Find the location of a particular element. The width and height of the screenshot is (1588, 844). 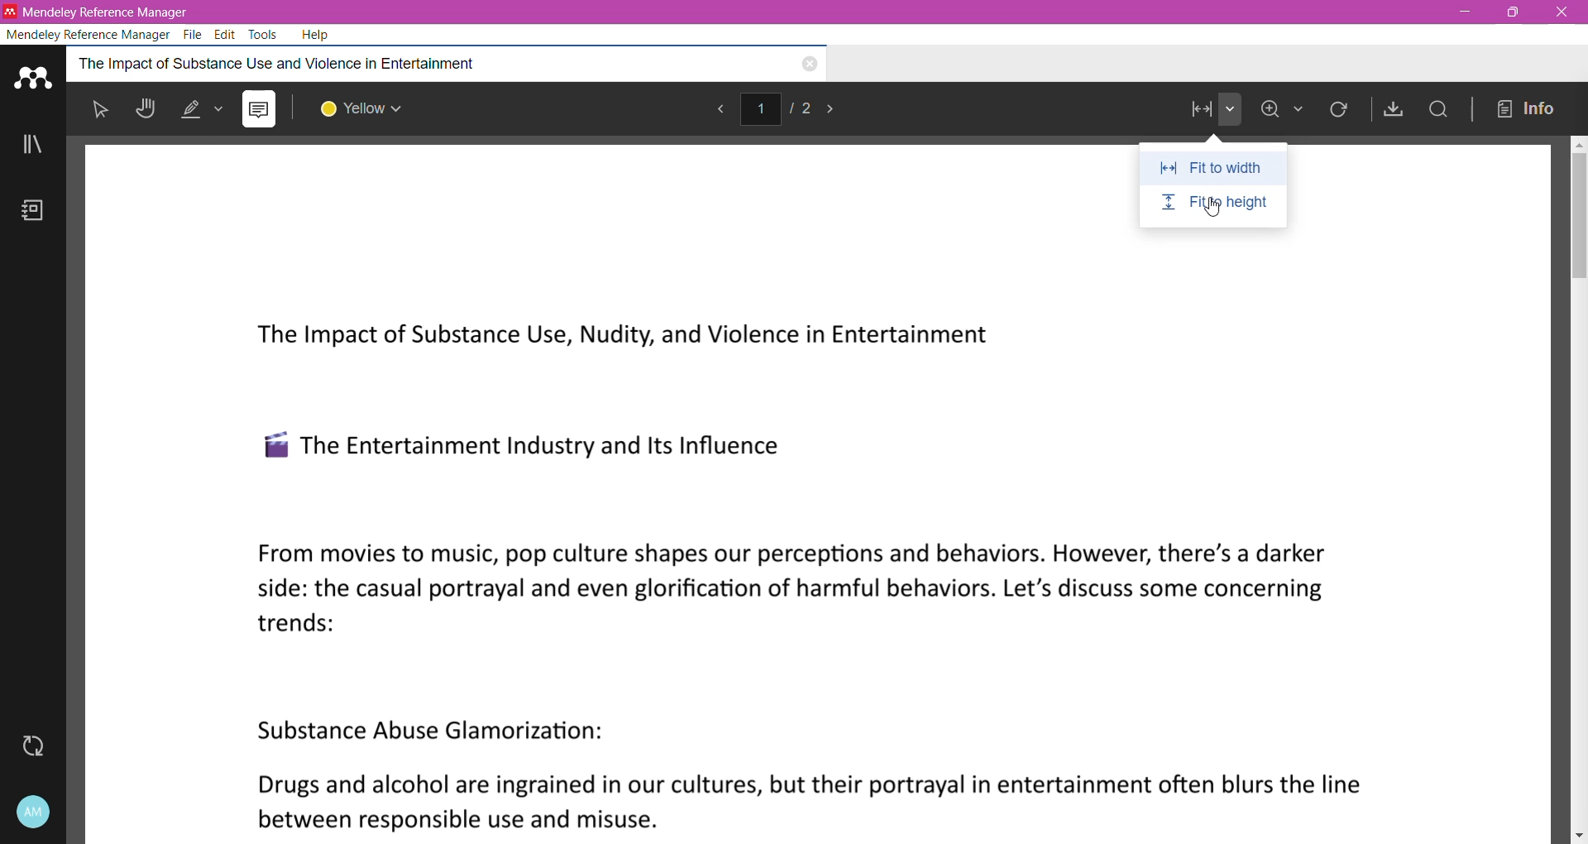

Close is located at coordinates (1559, 12).